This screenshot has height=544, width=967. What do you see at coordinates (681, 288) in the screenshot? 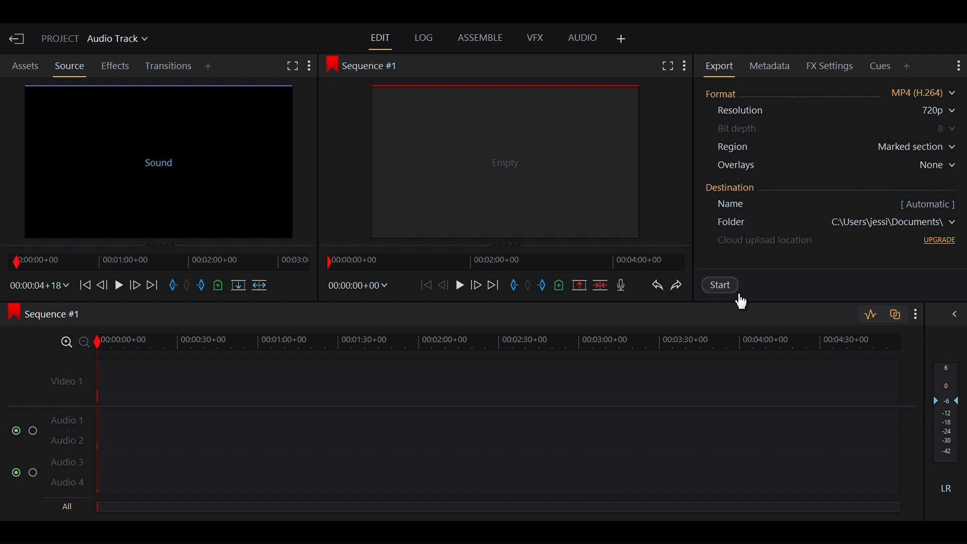
I see `Redo` at bounding box center [681, 288].